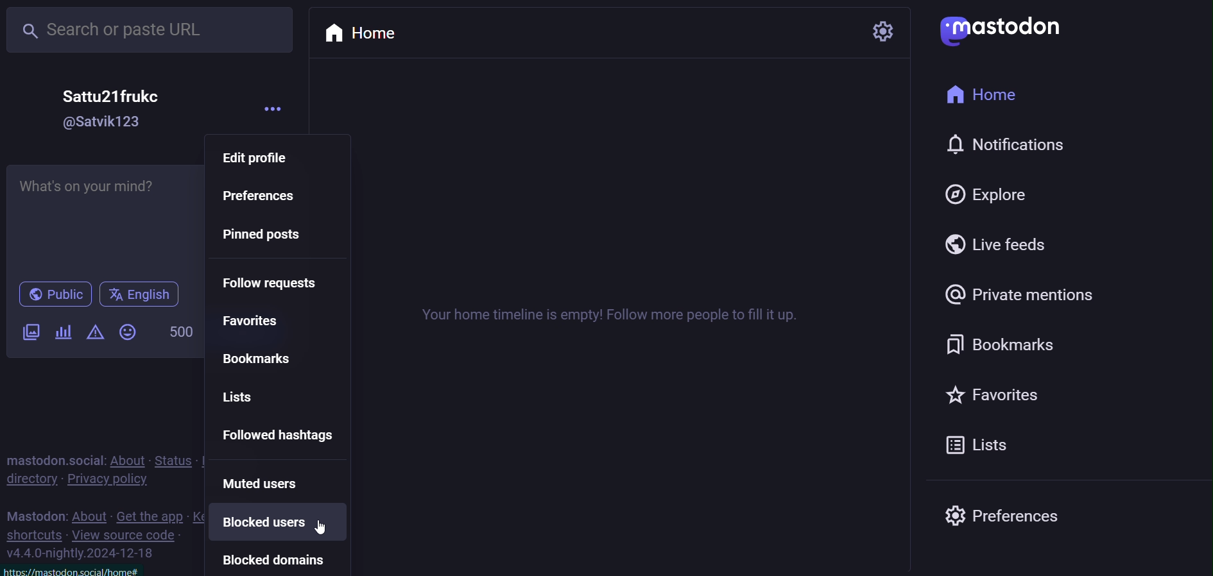 This screenshot has width=1213, height=576. Describe the element at coordinates (259, 395) in the screenshot. I see `Lists` at that location.